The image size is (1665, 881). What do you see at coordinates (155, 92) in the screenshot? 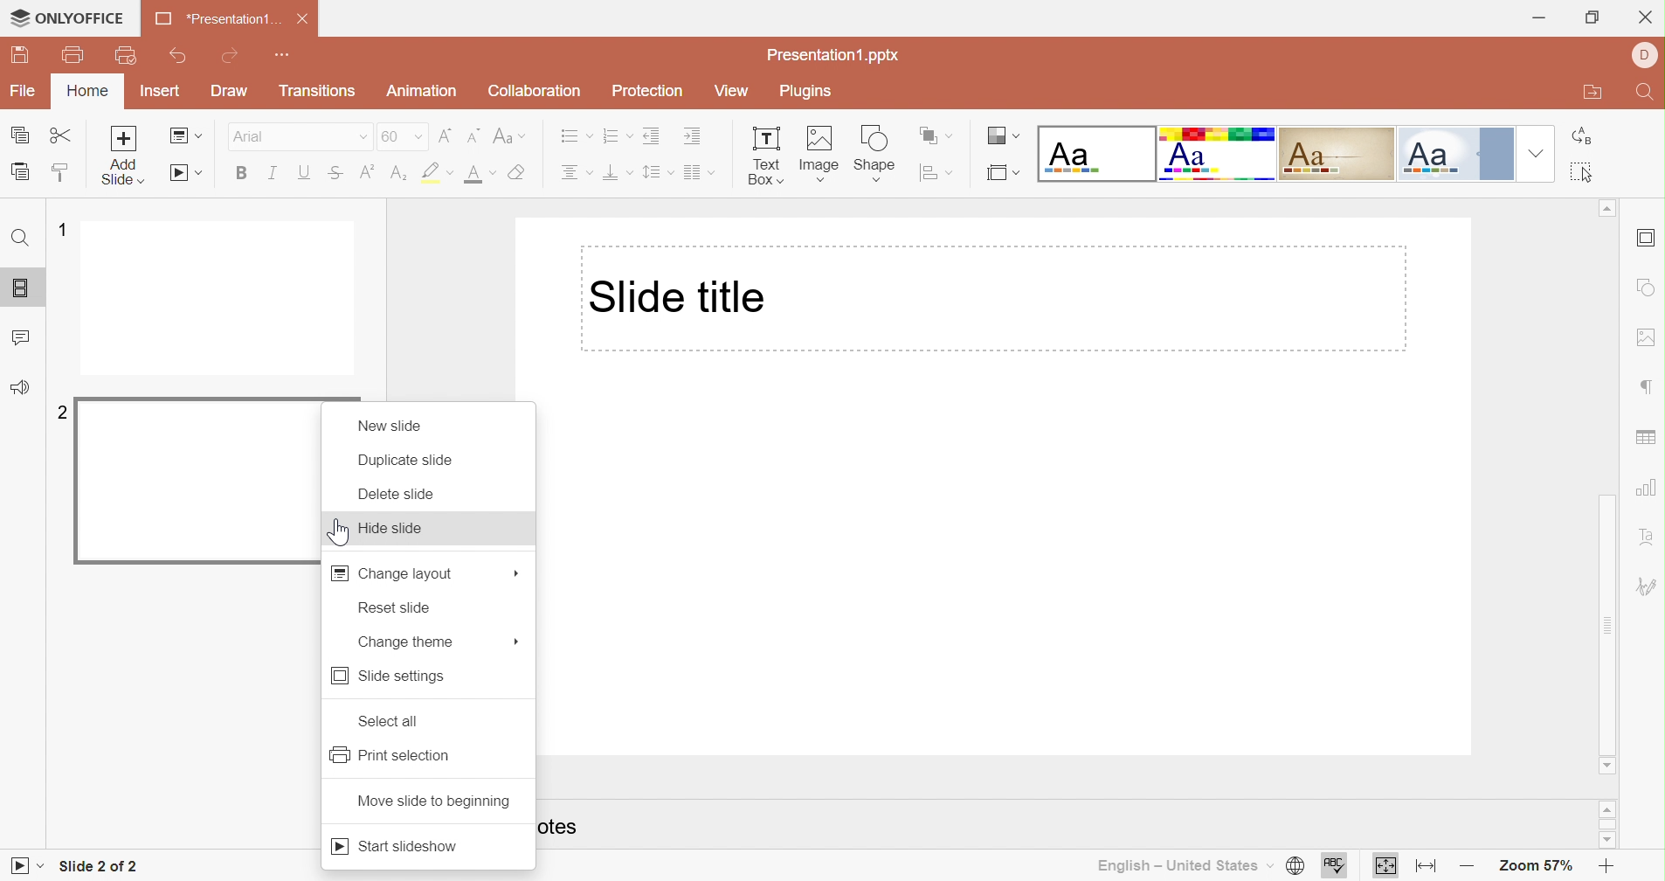
I see `Insert` at bounding box center [155, 92].